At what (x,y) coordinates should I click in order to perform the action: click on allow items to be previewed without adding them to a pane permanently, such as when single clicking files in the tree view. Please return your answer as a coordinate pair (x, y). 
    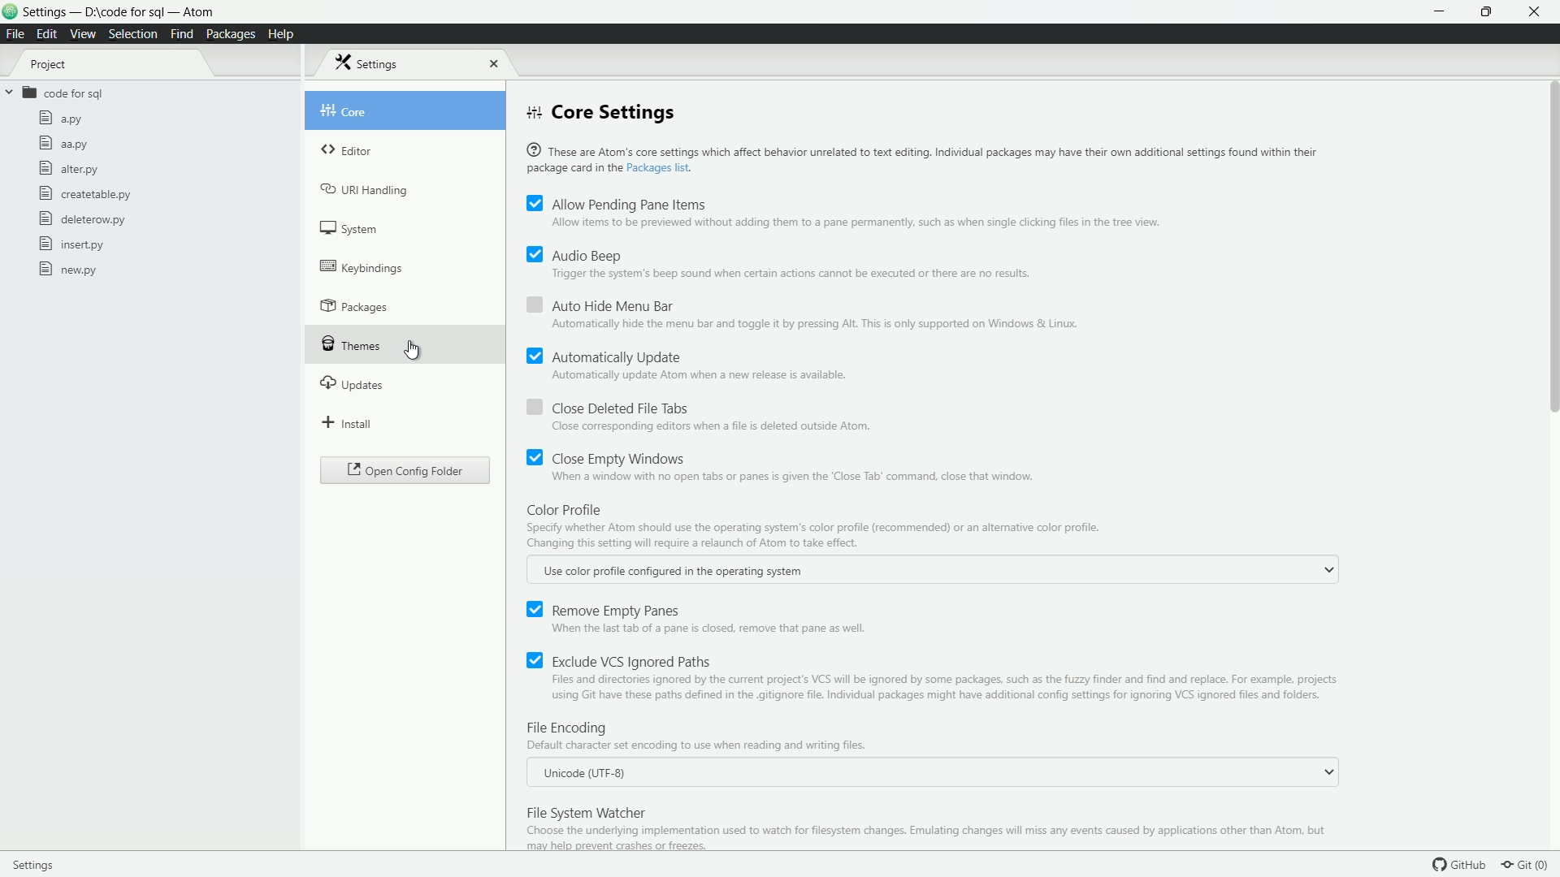
    Looking at the image, I should click on (864, 223).